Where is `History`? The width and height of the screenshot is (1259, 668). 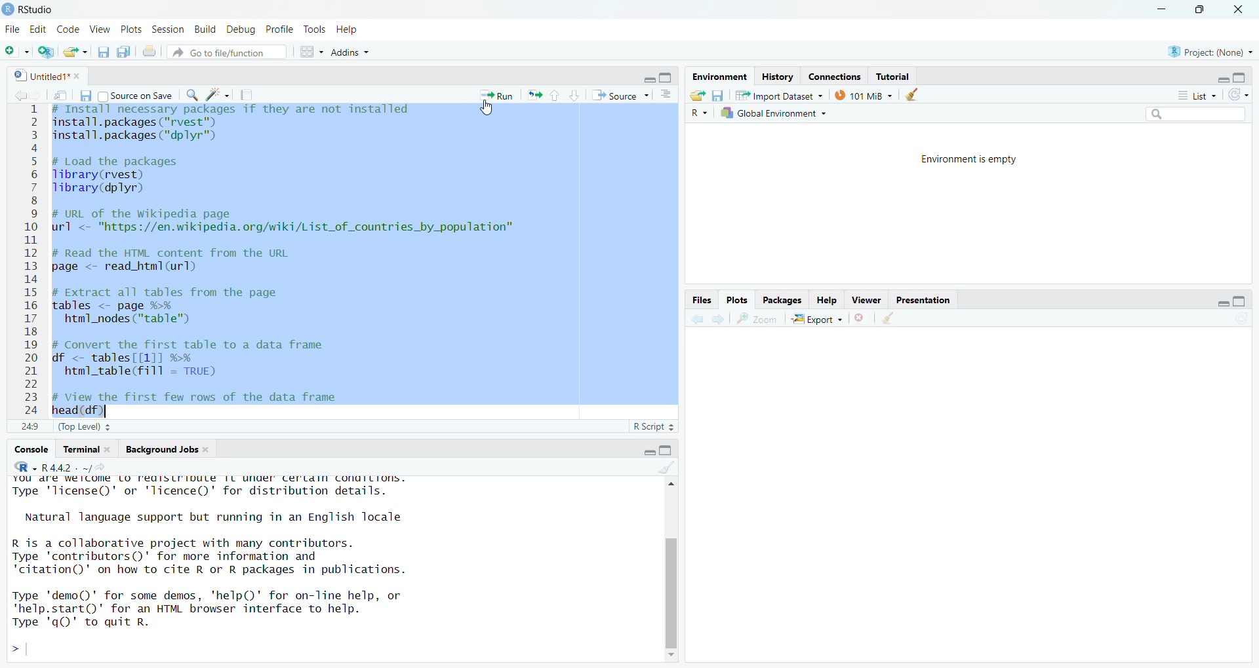 History is located at coordinates (778, 78).